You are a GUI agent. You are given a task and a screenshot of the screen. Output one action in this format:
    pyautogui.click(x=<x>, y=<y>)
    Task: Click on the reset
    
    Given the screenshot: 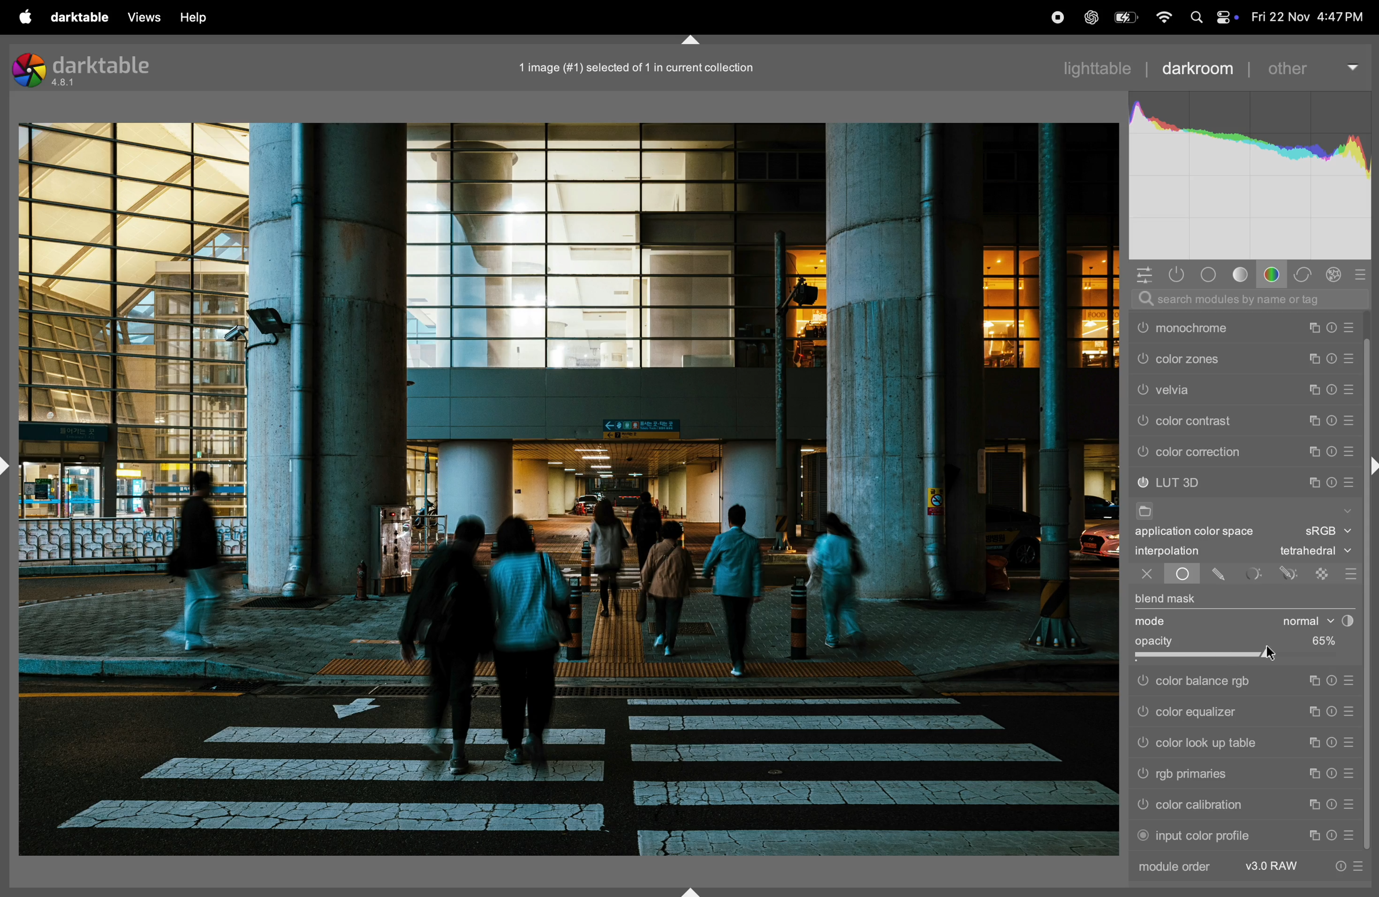 What is the action you would take?
    pyautogui.click(x=1333, y=417)
    